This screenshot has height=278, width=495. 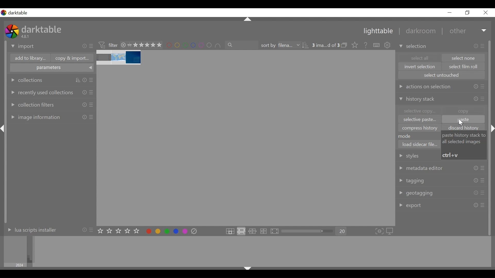 I want to click on image information, so click(x=35, y=117).